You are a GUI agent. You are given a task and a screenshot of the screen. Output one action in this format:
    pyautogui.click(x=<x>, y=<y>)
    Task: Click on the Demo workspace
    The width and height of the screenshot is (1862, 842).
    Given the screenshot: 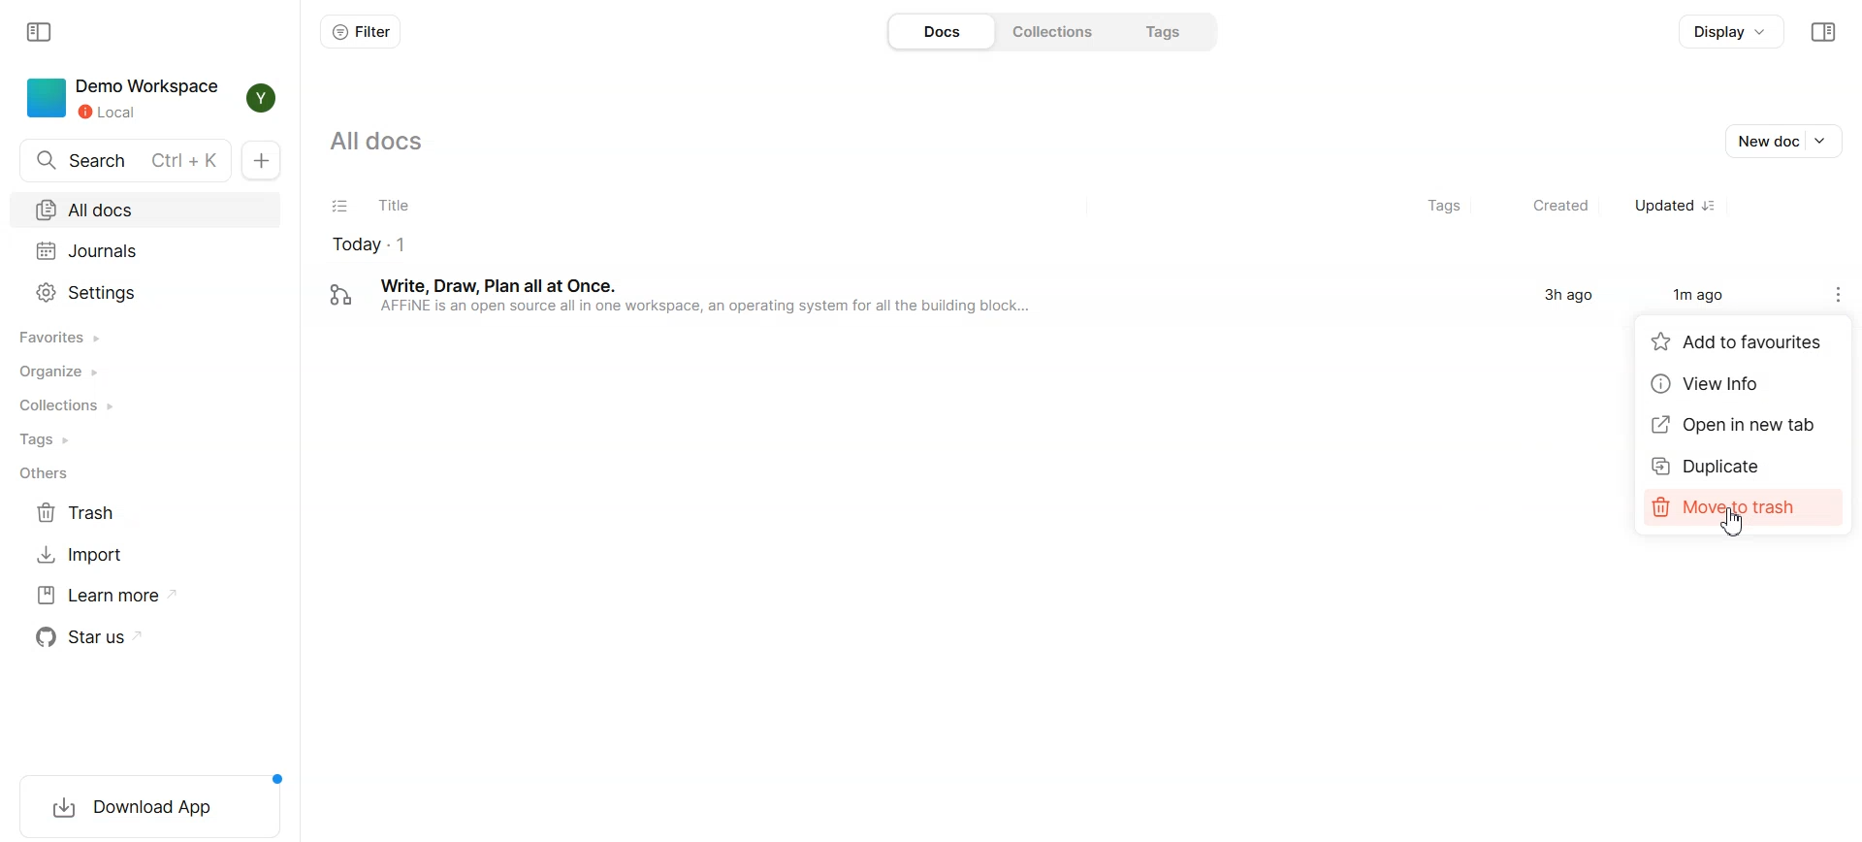 What is the action you would take?
    pyautogui.click(x=123, y=99)
    